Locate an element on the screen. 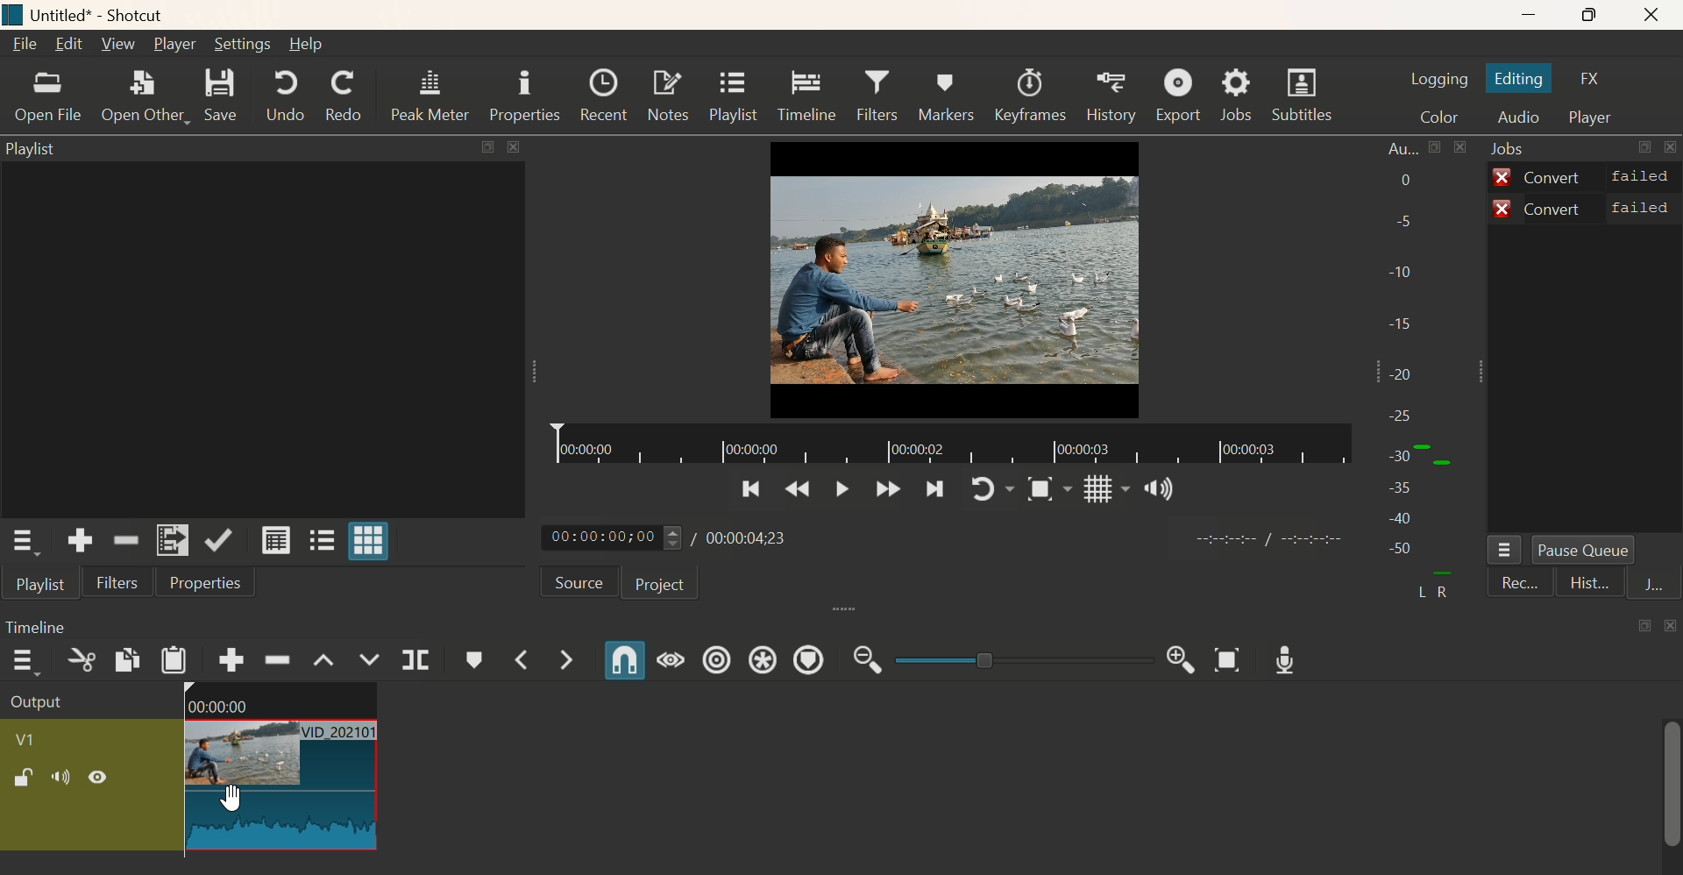  Timeline is located at coordinates (806, 96).